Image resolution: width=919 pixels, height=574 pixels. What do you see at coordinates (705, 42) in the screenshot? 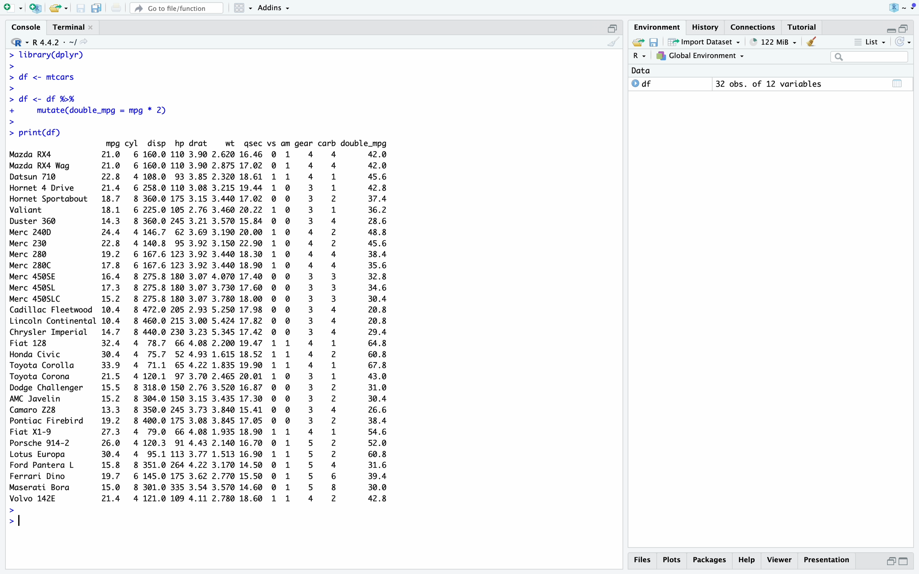
I see `Import datasets` at bounding box center [705, 42].